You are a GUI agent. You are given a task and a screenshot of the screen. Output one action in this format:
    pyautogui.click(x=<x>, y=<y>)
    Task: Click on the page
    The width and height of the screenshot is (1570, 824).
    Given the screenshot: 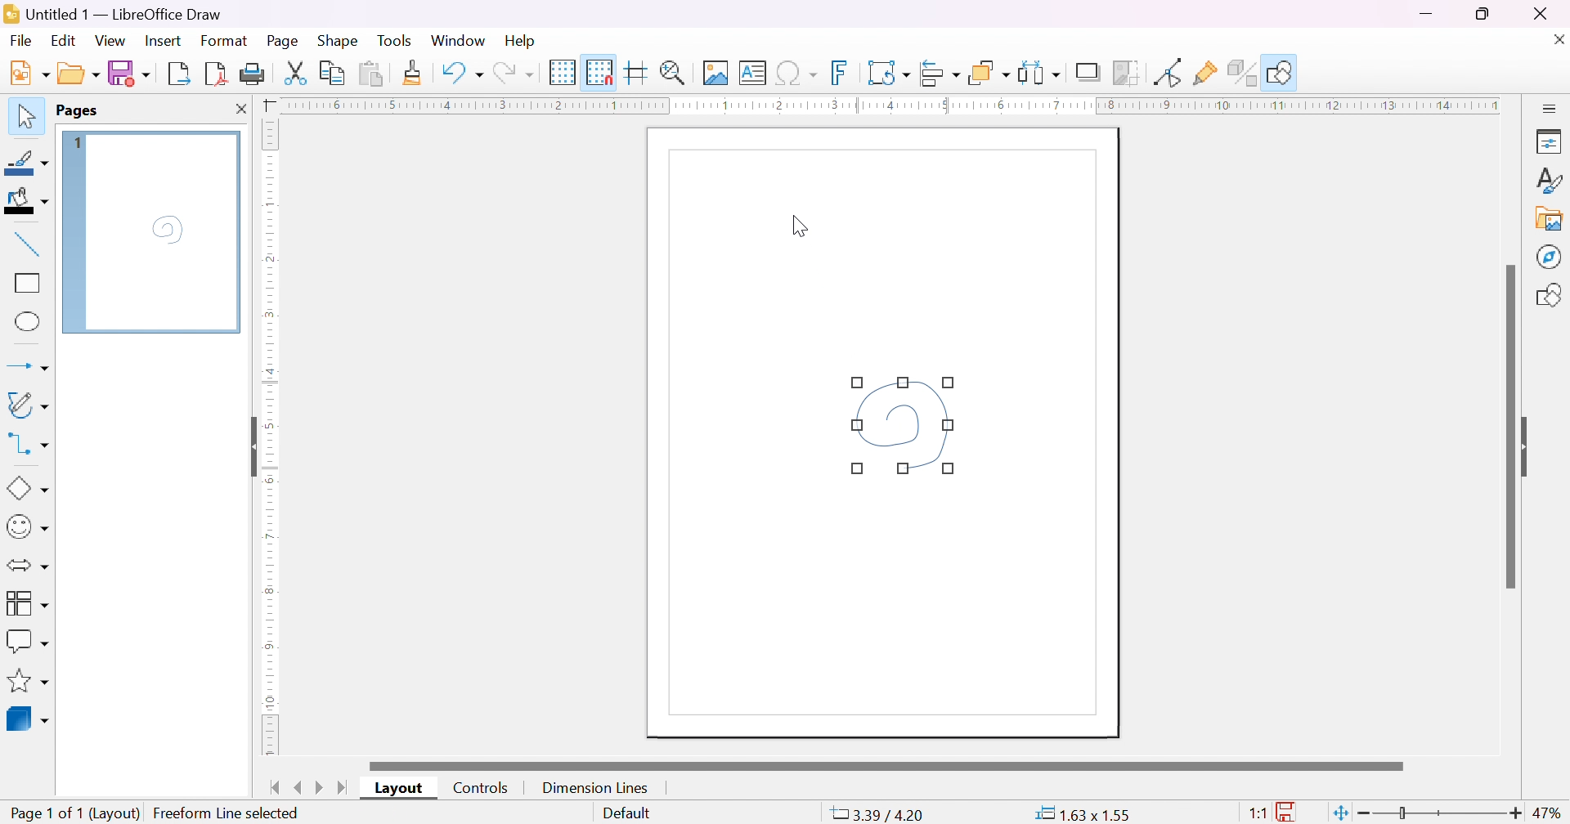 What is the action you would take?
    pyautogui.click(x=285, y=39)
    